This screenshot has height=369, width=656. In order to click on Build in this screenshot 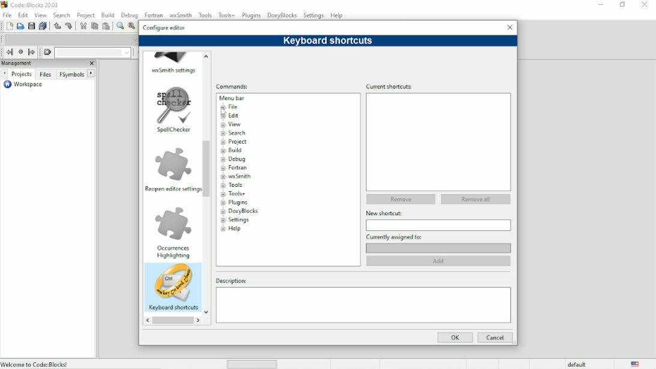, I will do `click(235, 150)`.